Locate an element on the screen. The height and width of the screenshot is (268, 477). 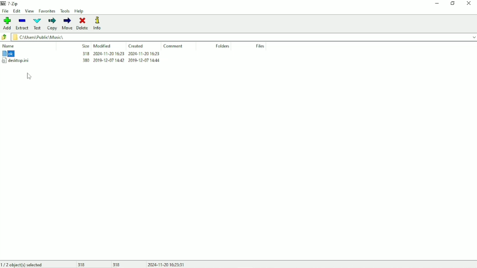
File is located at coordinates (6, 11).